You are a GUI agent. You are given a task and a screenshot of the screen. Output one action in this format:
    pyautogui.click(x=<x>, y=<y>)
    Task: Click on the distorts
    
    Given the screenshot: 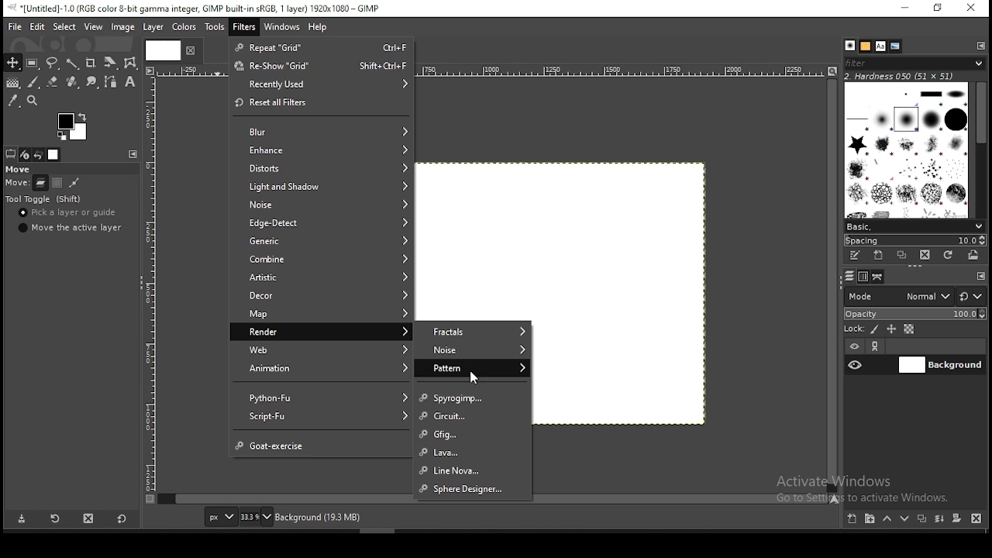 What is the action you would take?
    pyautogui.click(x=322, y=167)
    